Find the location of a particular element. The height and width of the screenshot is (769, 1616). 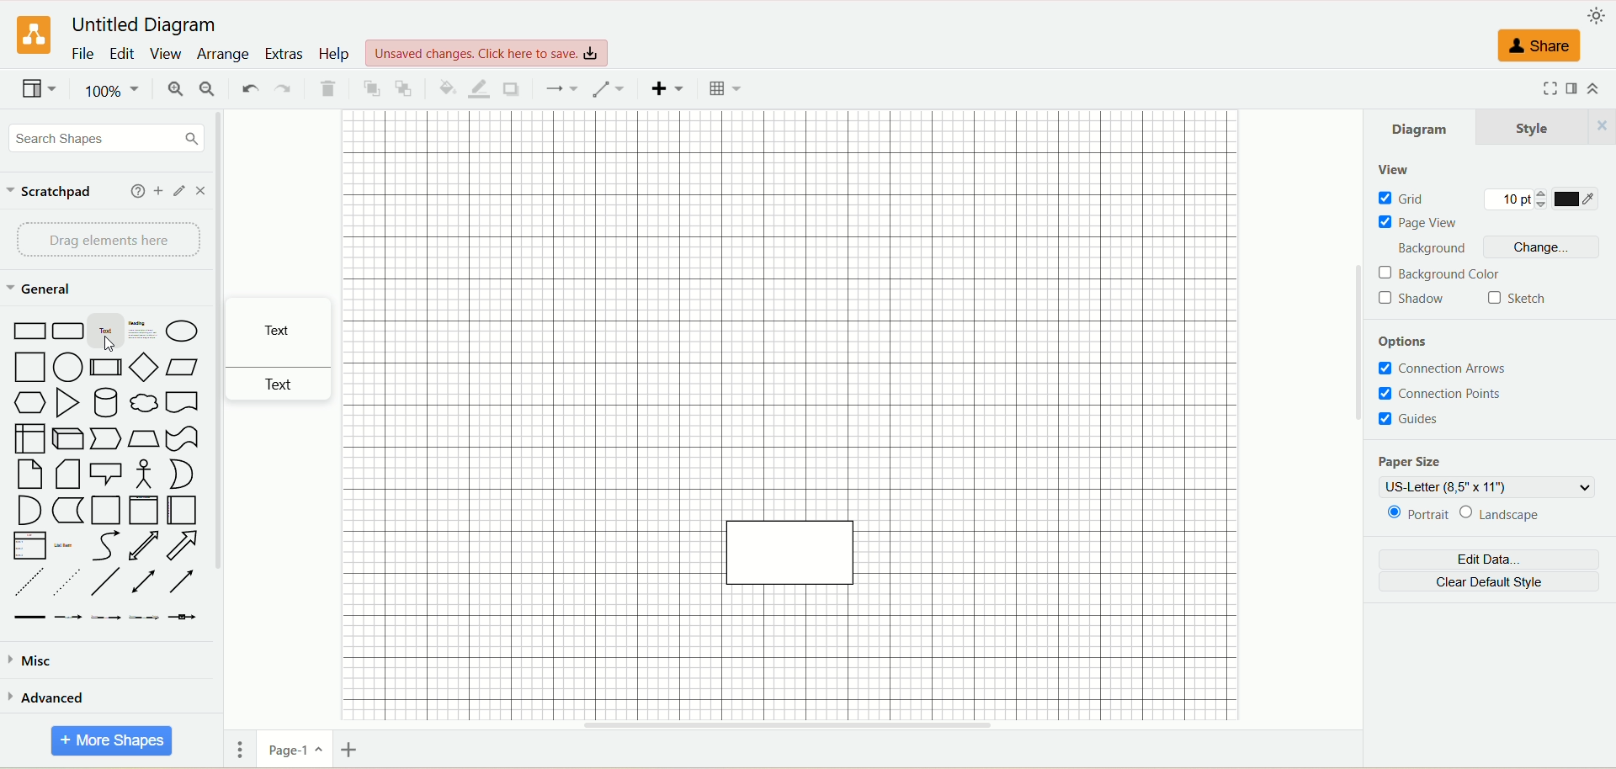

container is located at coordinates (107, 509).